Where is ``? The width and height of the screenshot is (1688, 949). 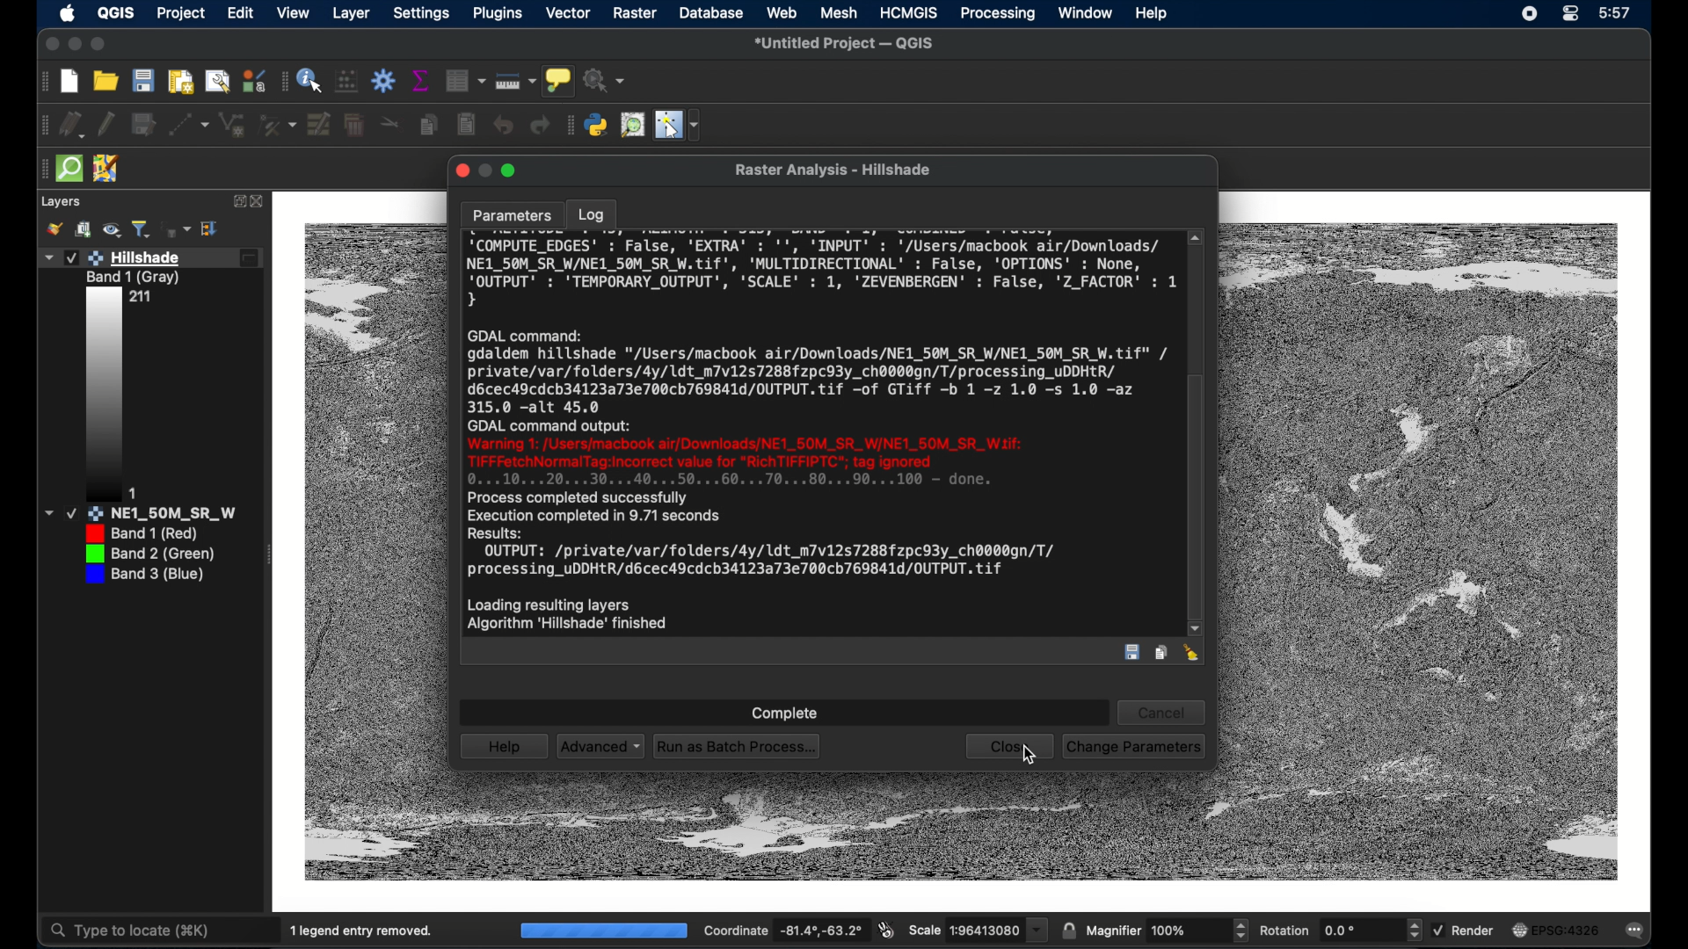
 is located at coordinates (466, 80).